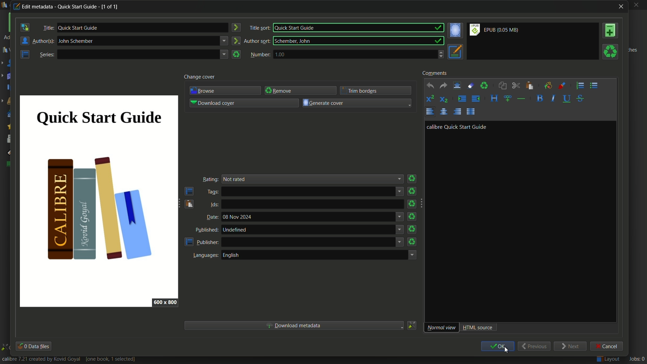  What do you see at coordinates (208, 243) in the screenshot?
I see `publisher` at bounding box center [208, 243].